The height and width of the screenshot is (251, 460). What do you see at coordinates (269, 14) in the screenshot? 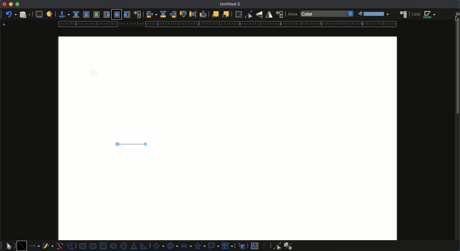
I see `flip horizontally` at bounding box center [269, 14].